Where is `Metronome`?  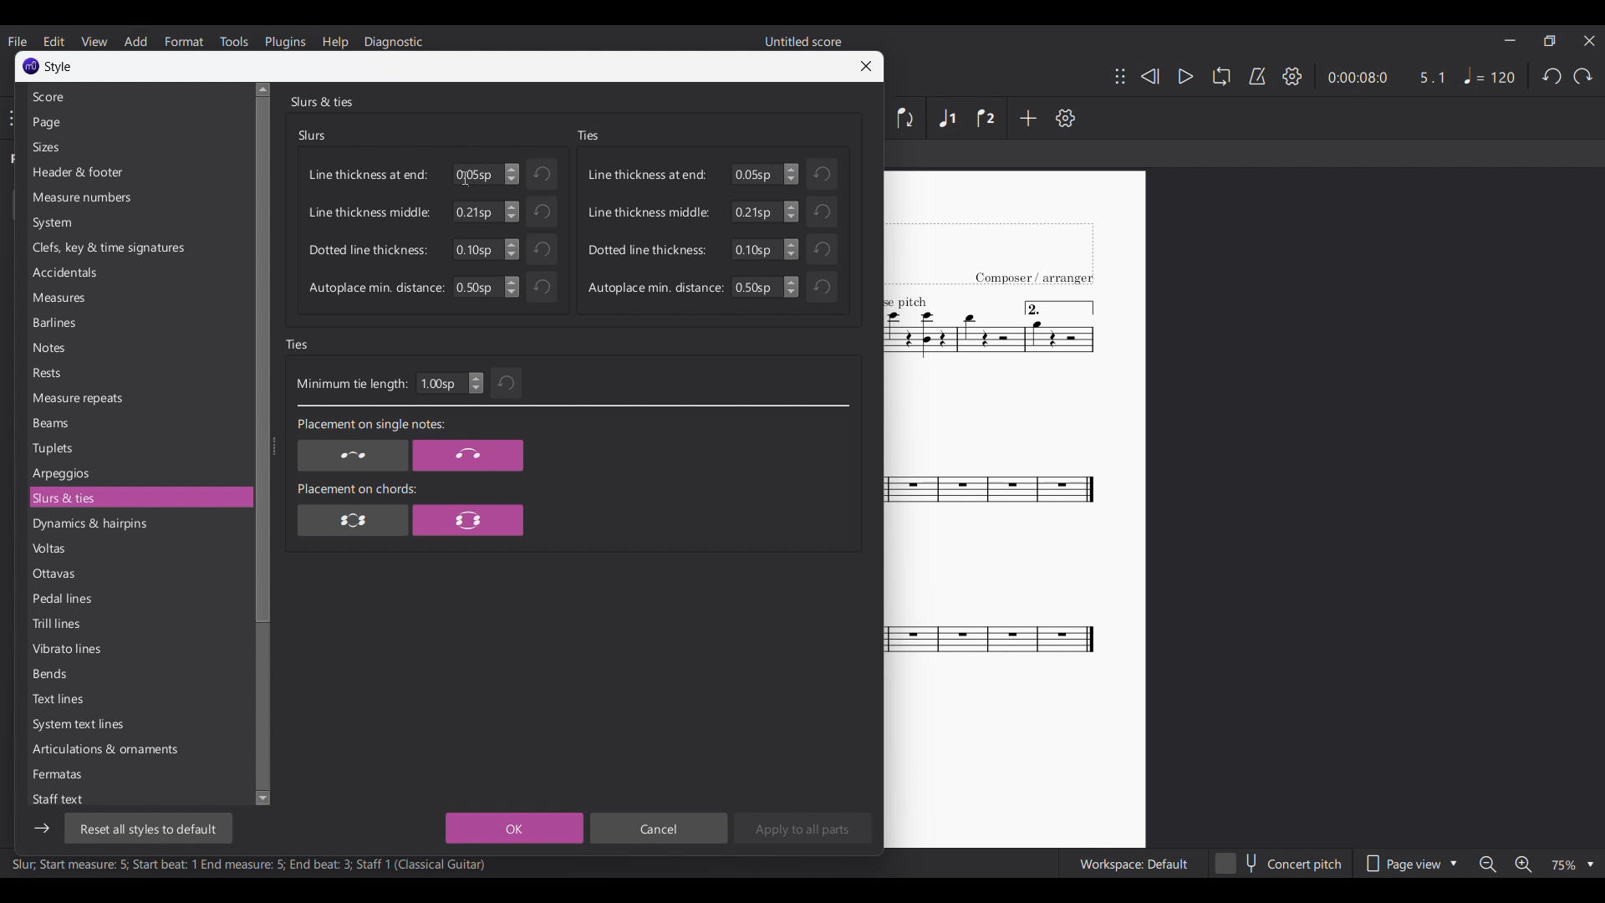 Metronome is located at coordinates (1257, 76).